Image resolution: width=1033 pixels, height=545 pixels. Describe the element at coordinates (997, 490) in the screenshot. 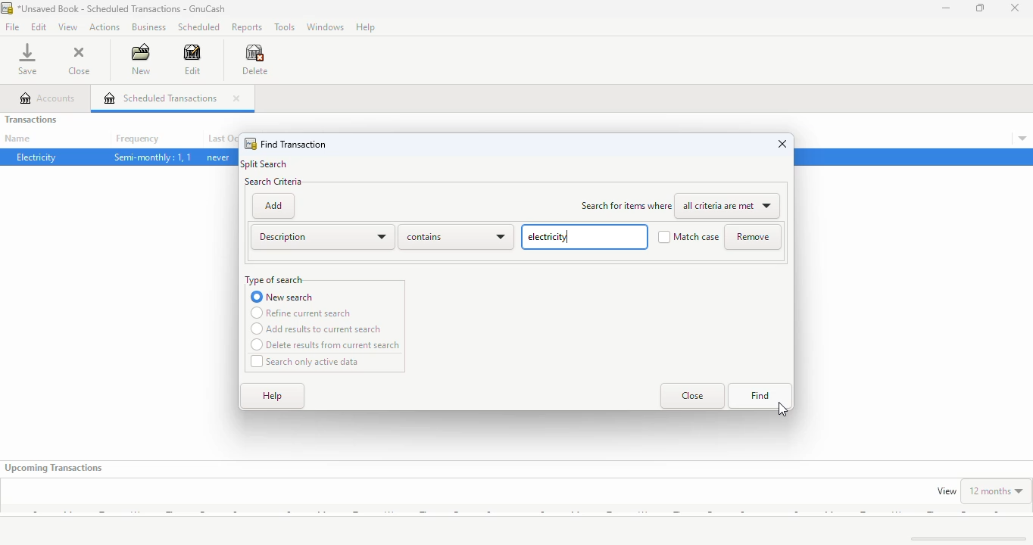

I see `12 months` at that location.